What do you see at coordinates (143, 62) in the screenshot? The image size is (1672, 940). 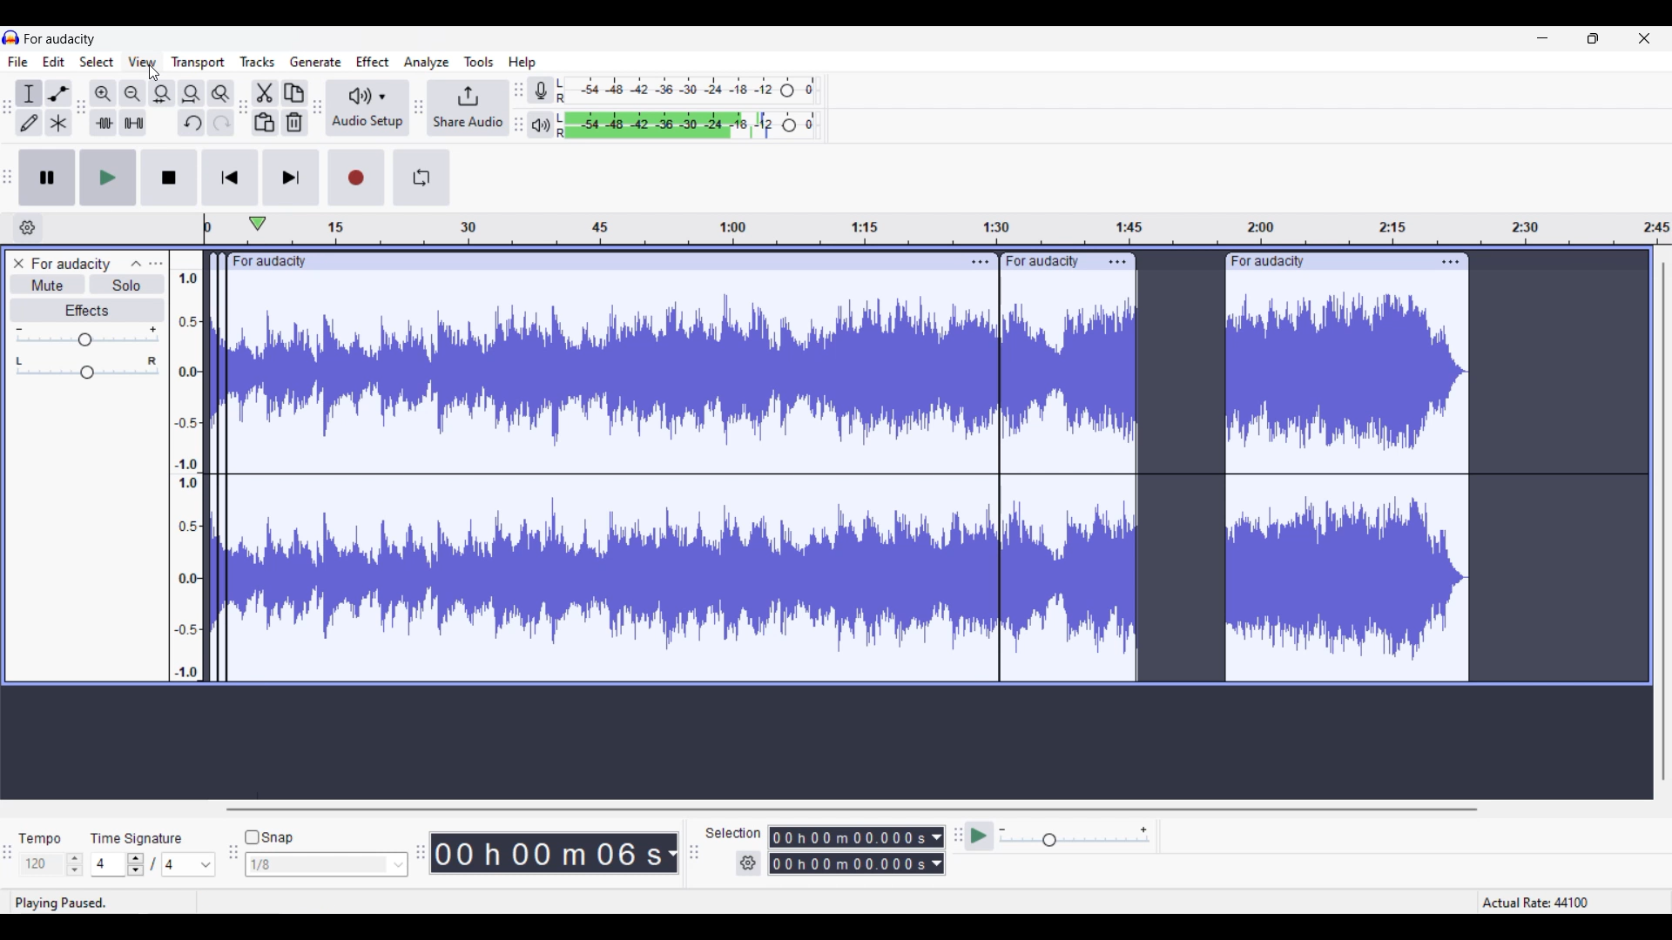 I see `View menu` at bounding box center [143, 62].